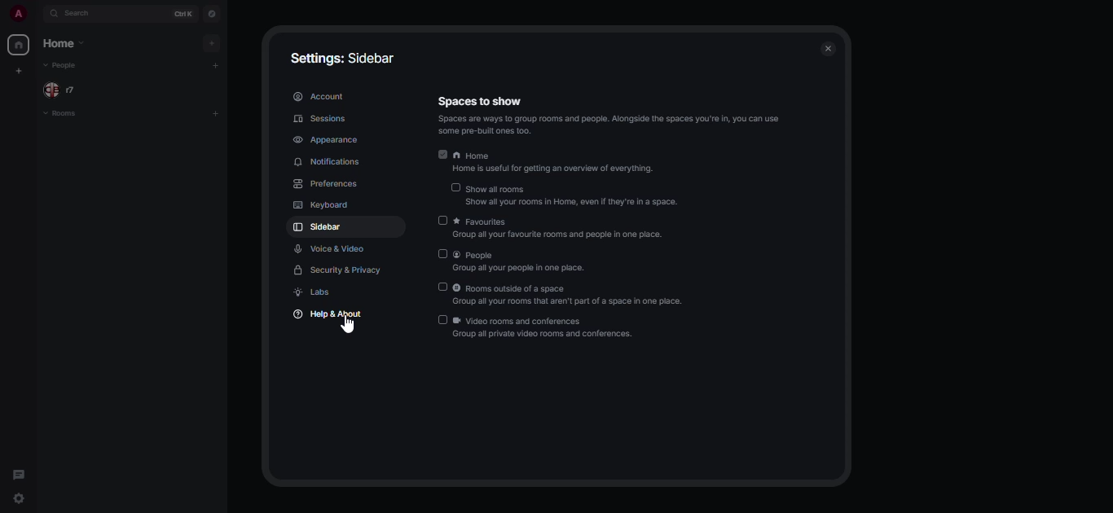 This screenshot has width=1113, height=513. What do you see at coordinates (213, 113) in the screenshot?
I see `add` at bounding box center [213, 113].